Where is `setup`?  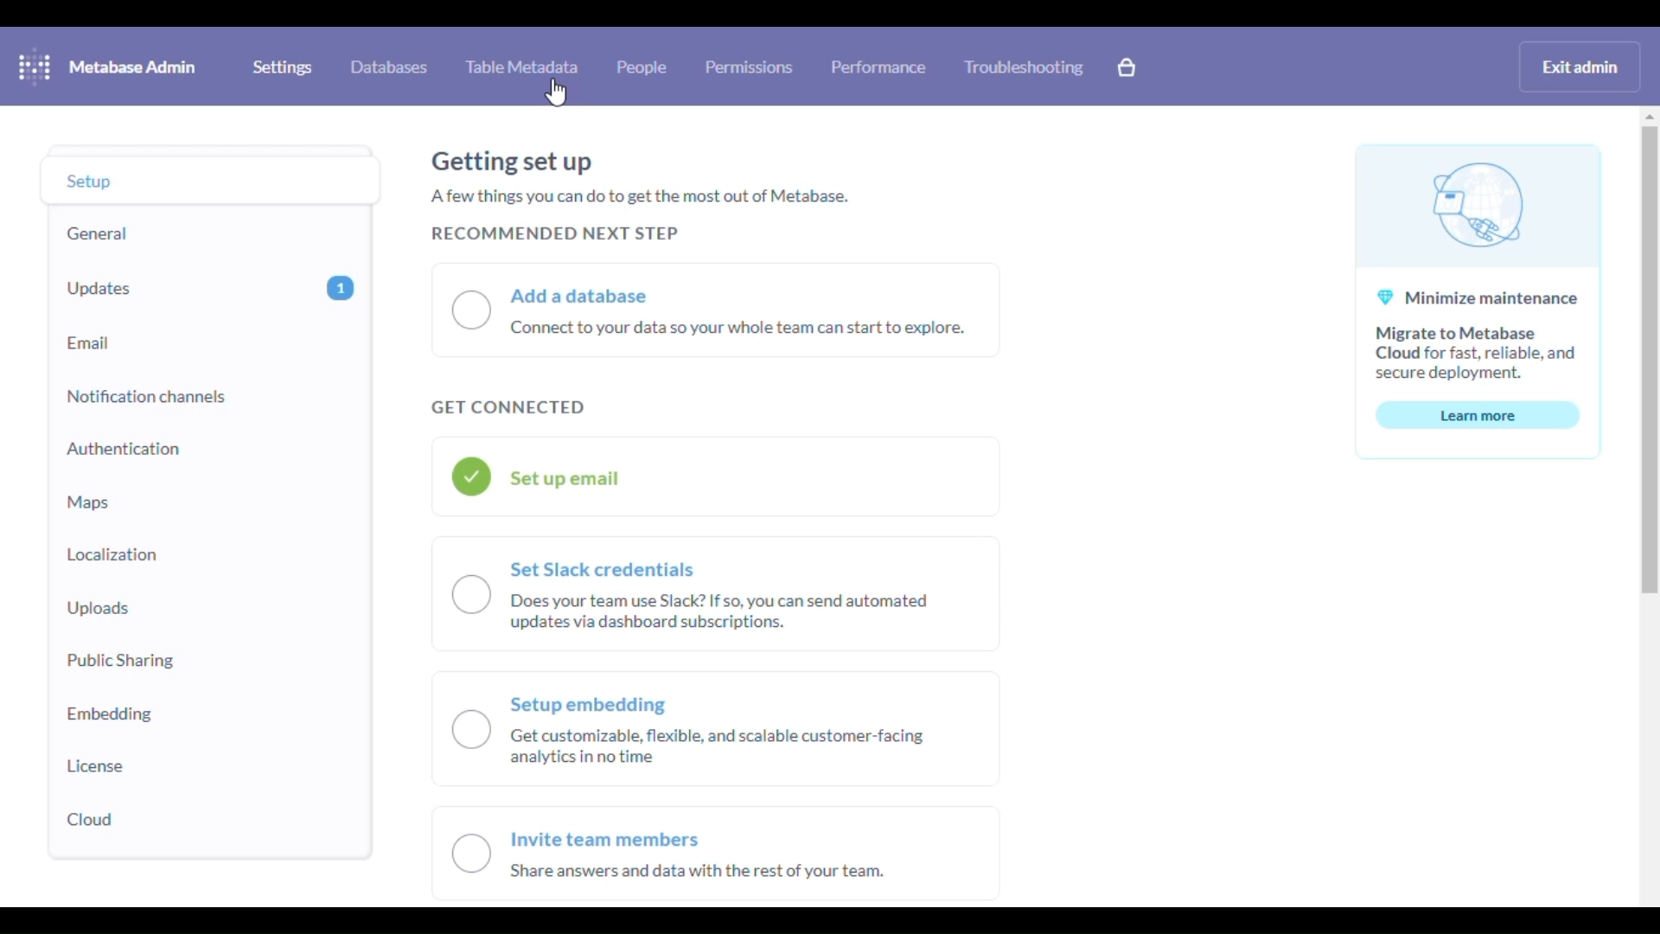
setup is located at coordinates (92, 180).